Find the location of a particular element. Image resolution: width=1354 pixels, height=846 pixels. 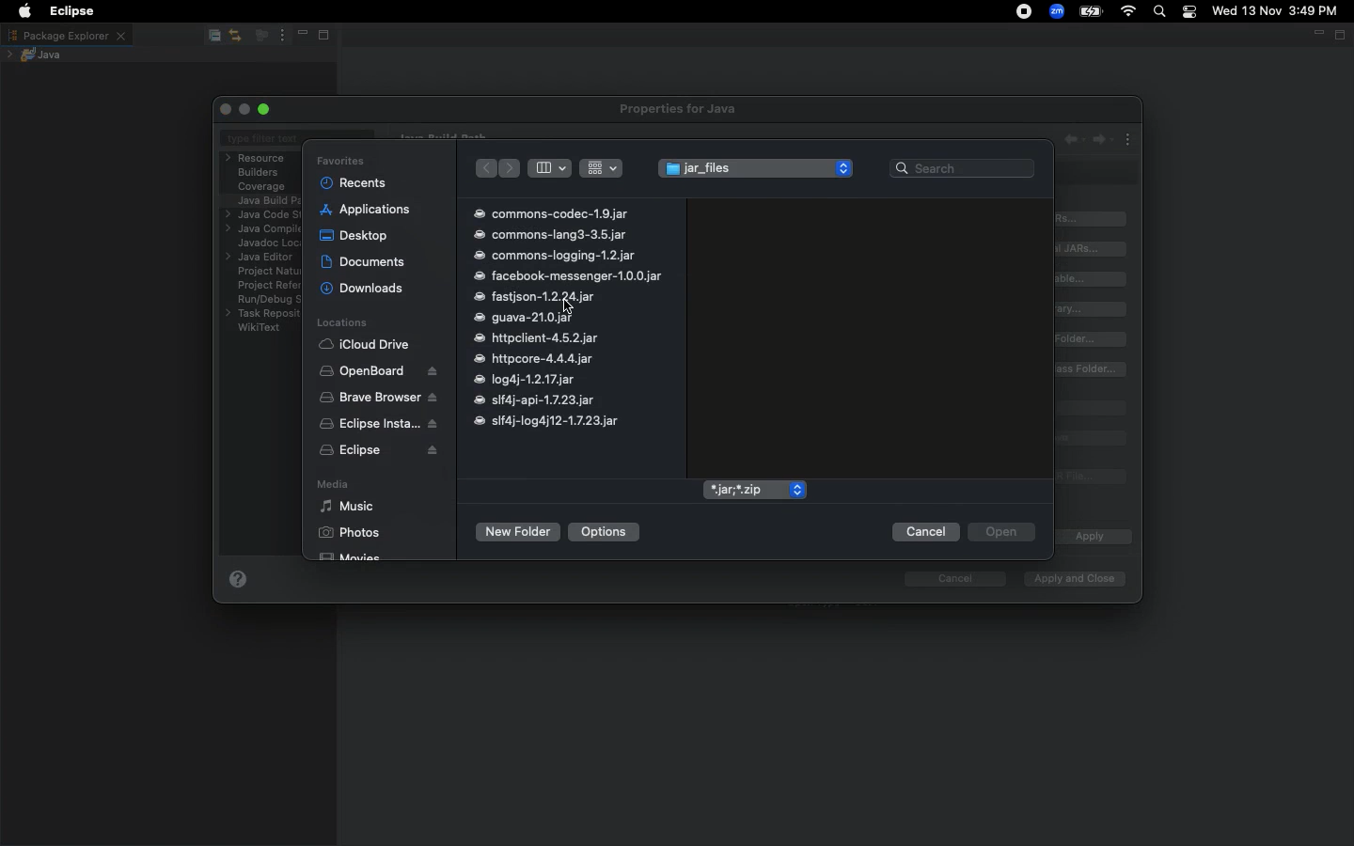

Notification is located at coordinates (1191, 12).